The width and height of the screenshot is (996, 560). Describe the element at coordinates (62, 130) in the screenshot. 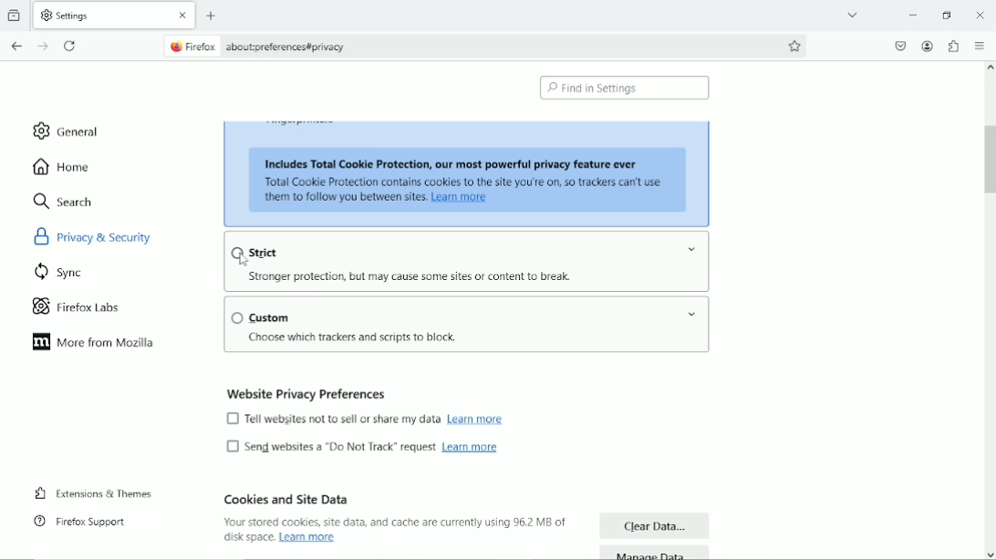

I see `general` at that location.